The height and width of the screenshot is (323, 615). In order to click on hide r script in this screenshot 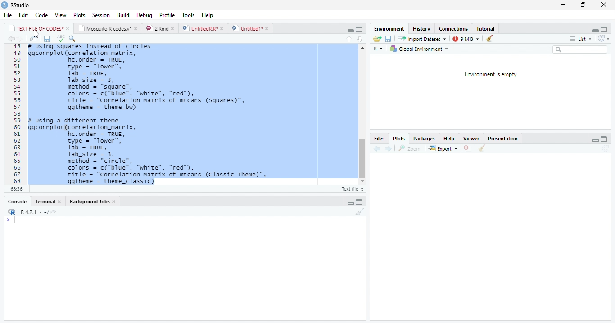, I will do `click(595, 30)`.